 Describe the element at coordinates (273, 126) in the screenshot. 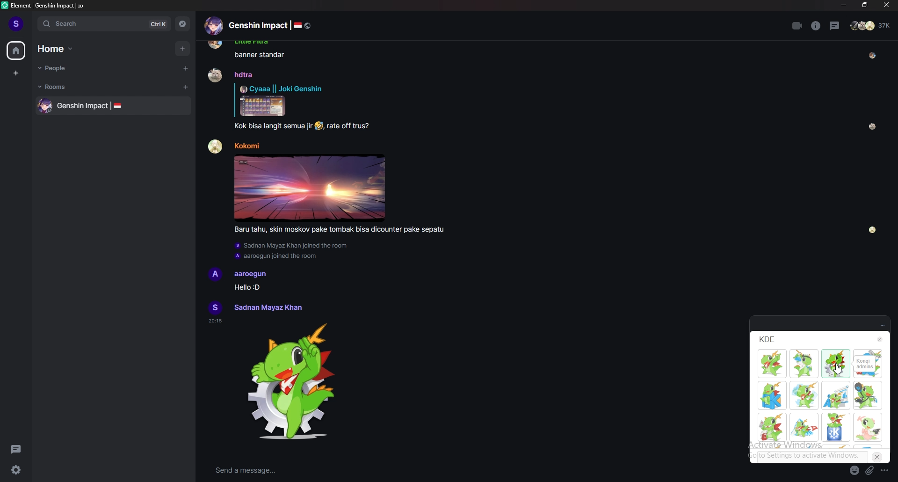

I see `Kok bisa langit semua jir` at that location.